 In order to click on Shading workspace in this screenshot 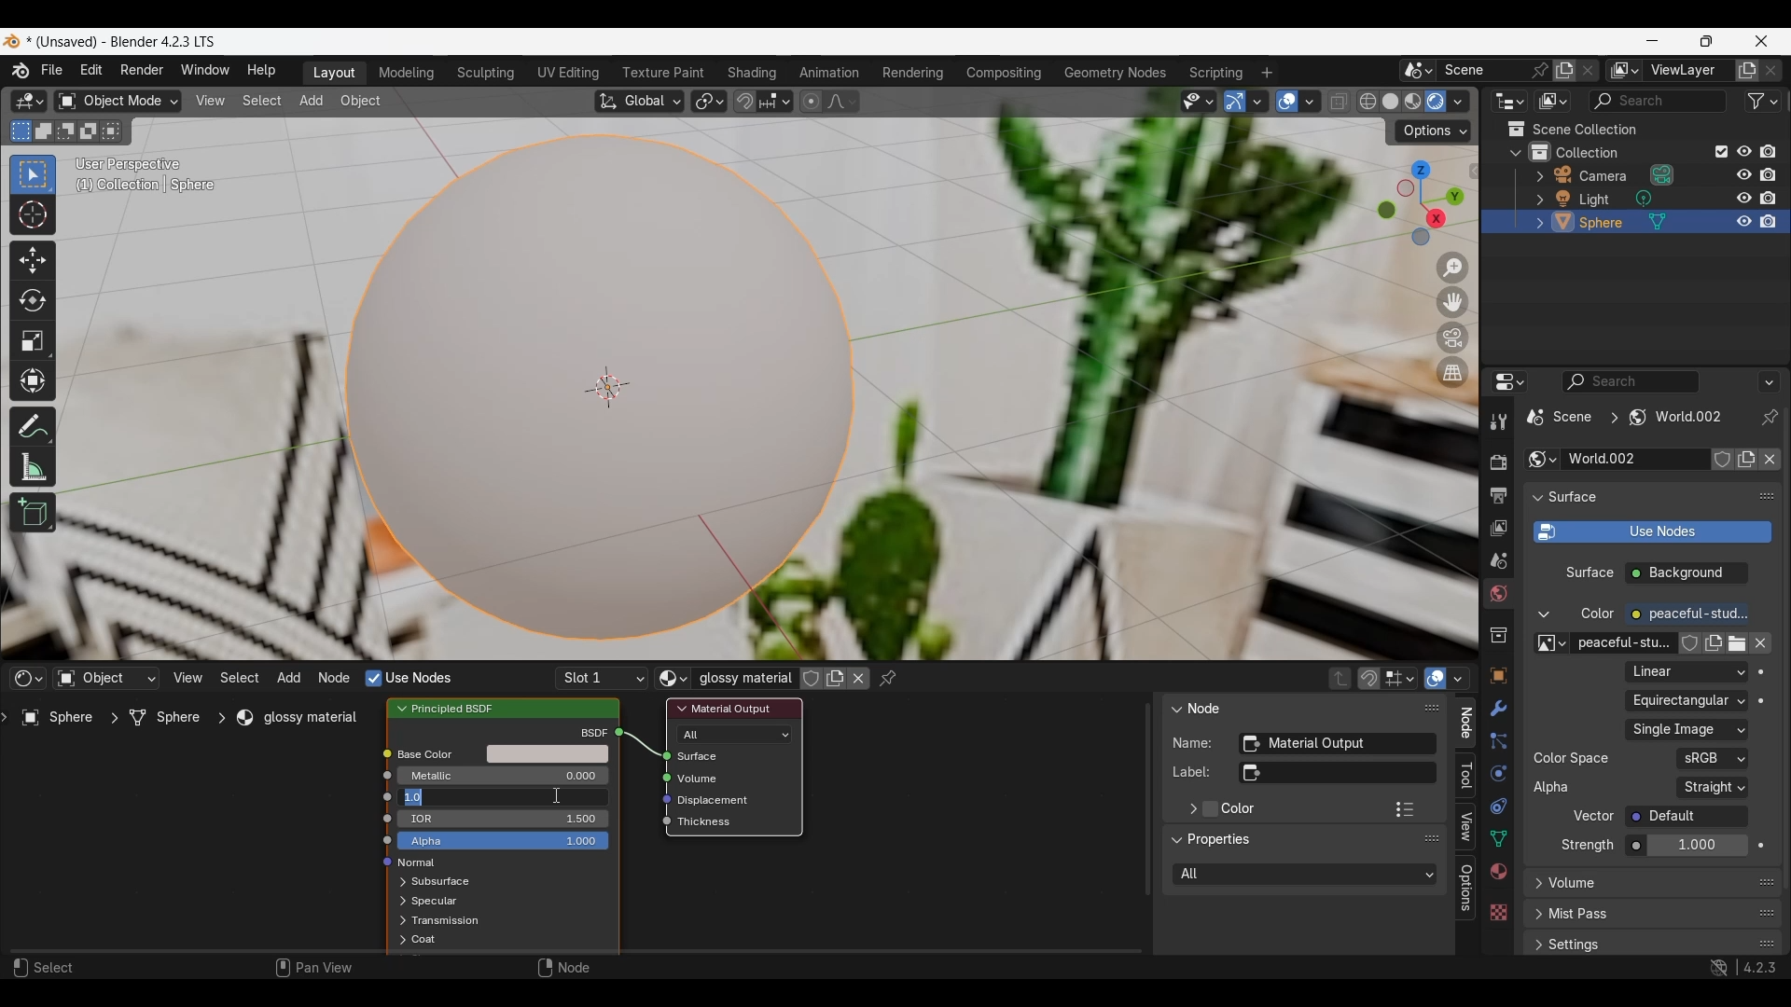, I will do `click(752, 74)`.